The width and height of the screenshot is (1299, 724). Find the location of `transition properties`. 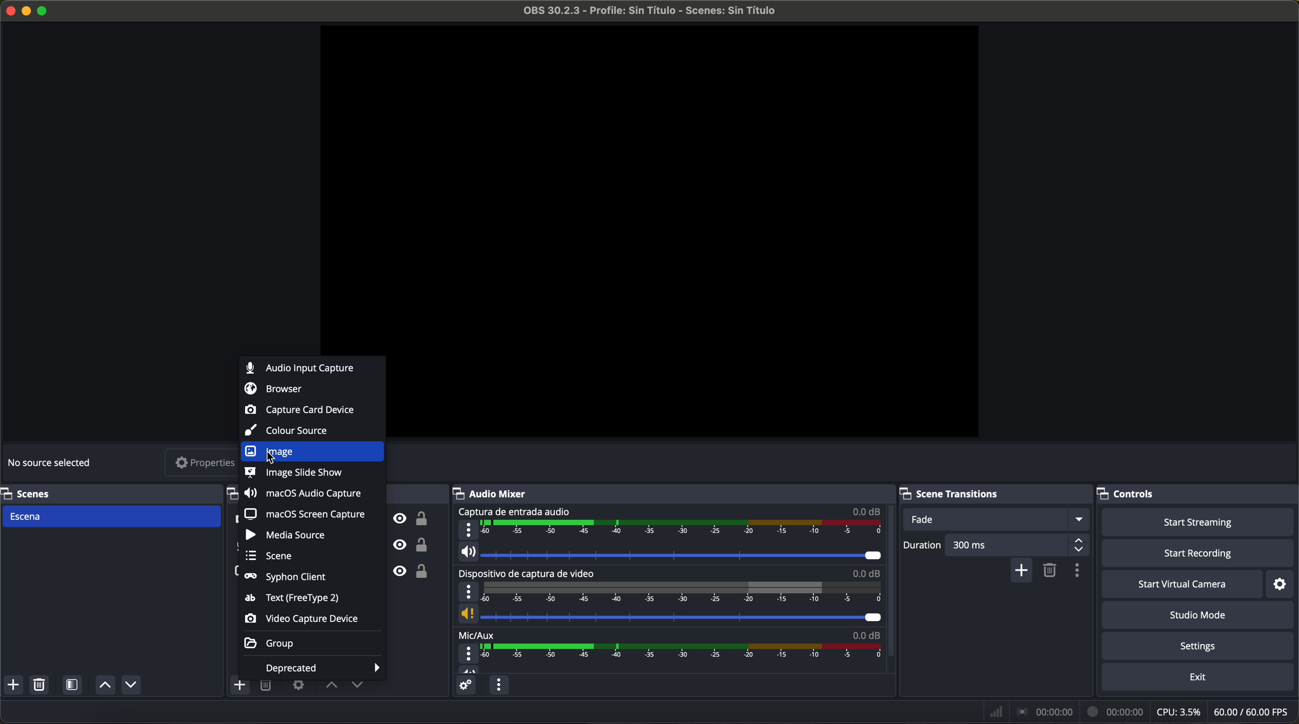

transition properties is located at coordinates (1080, 572).